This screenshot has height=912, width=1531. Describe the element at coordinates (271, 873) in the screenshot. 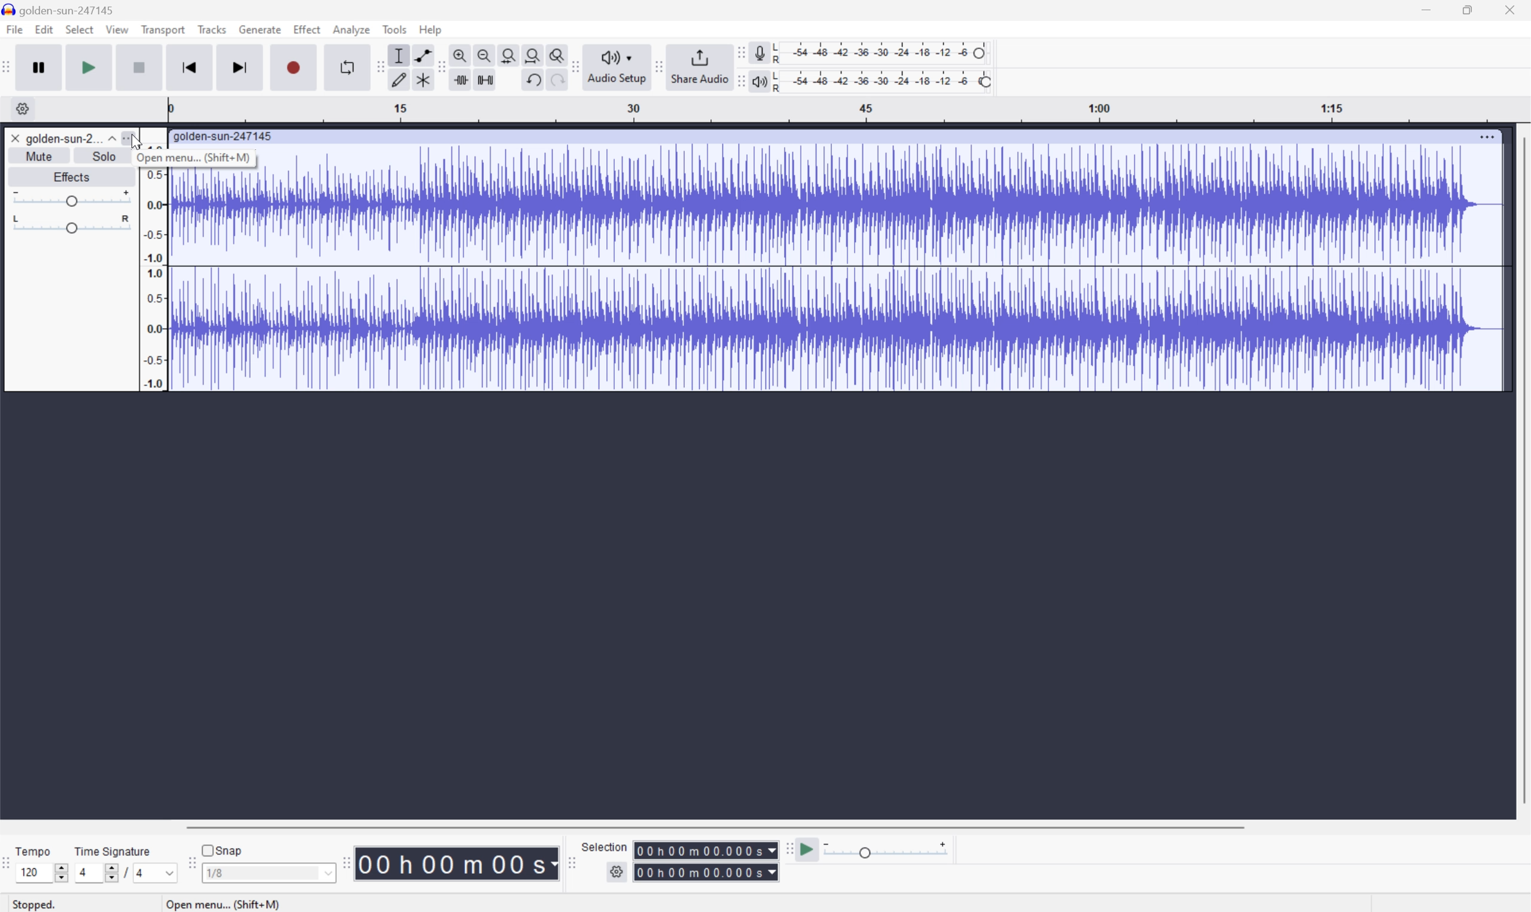

I see `1/8` at that location.